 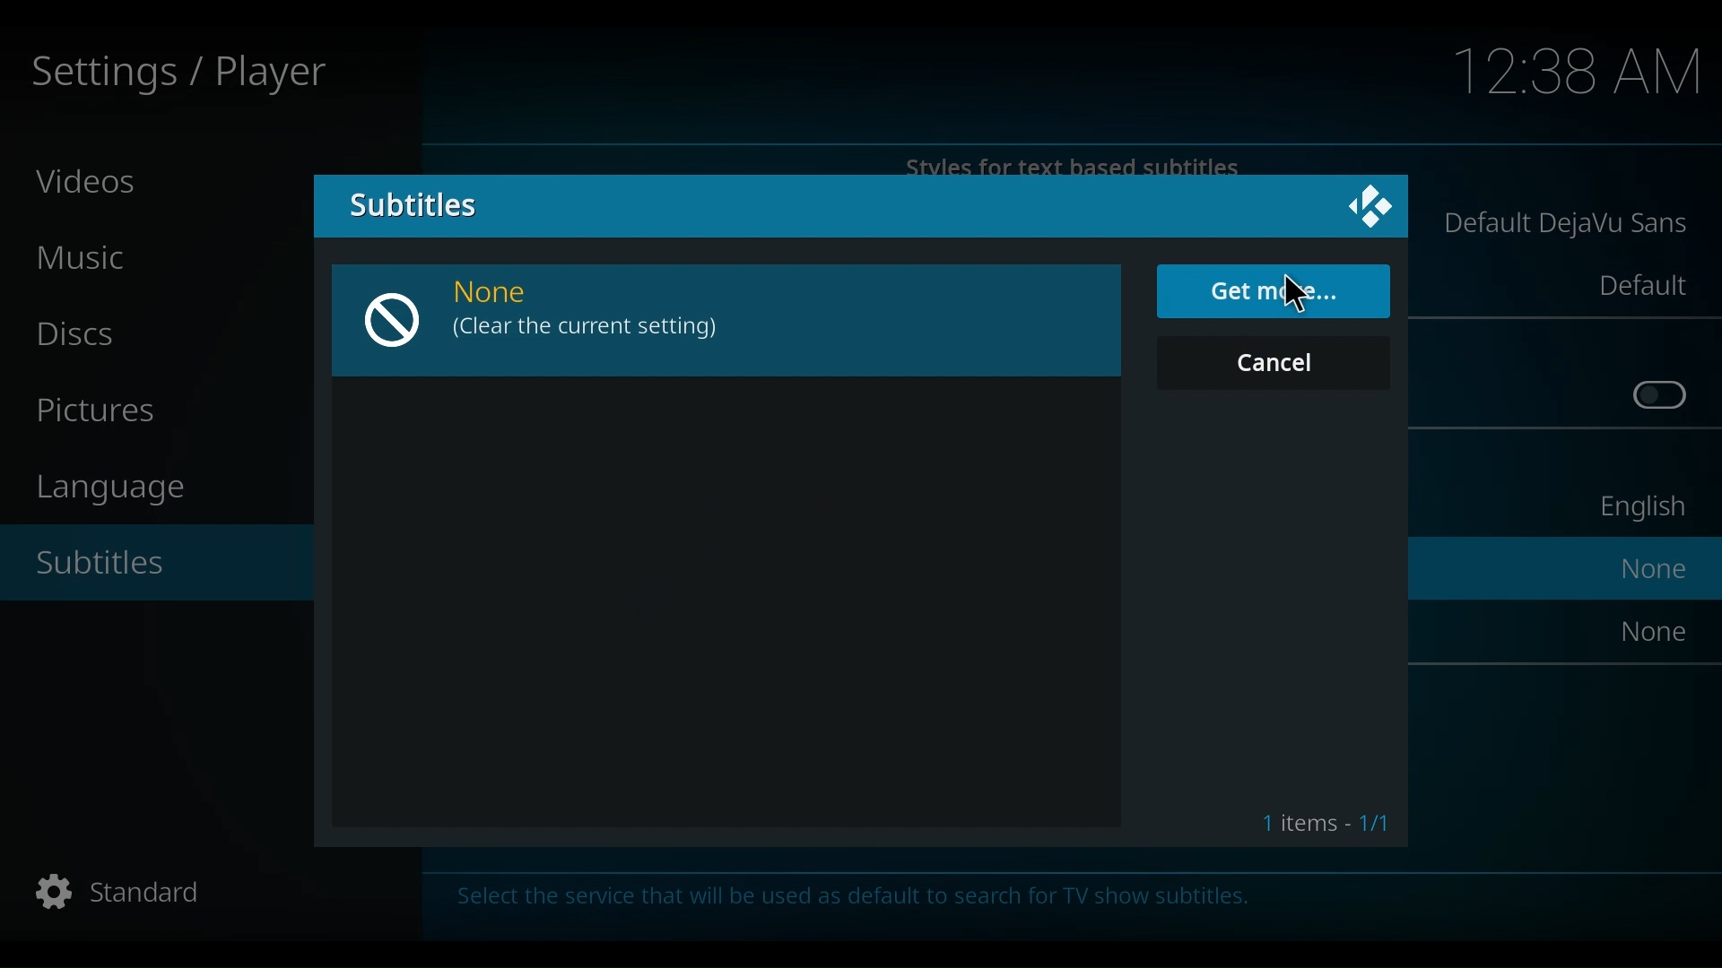 What do you see at coordinates (1639, 511) in the screenshot?
I see `English` at bounding box center [1639, 511].